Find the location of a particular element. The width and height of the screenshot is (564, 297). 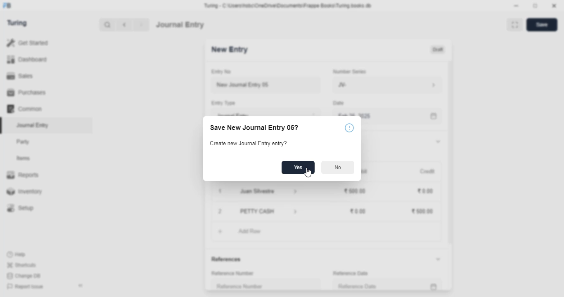

Feb 26, 2025 is located at coordinates (370, 112).